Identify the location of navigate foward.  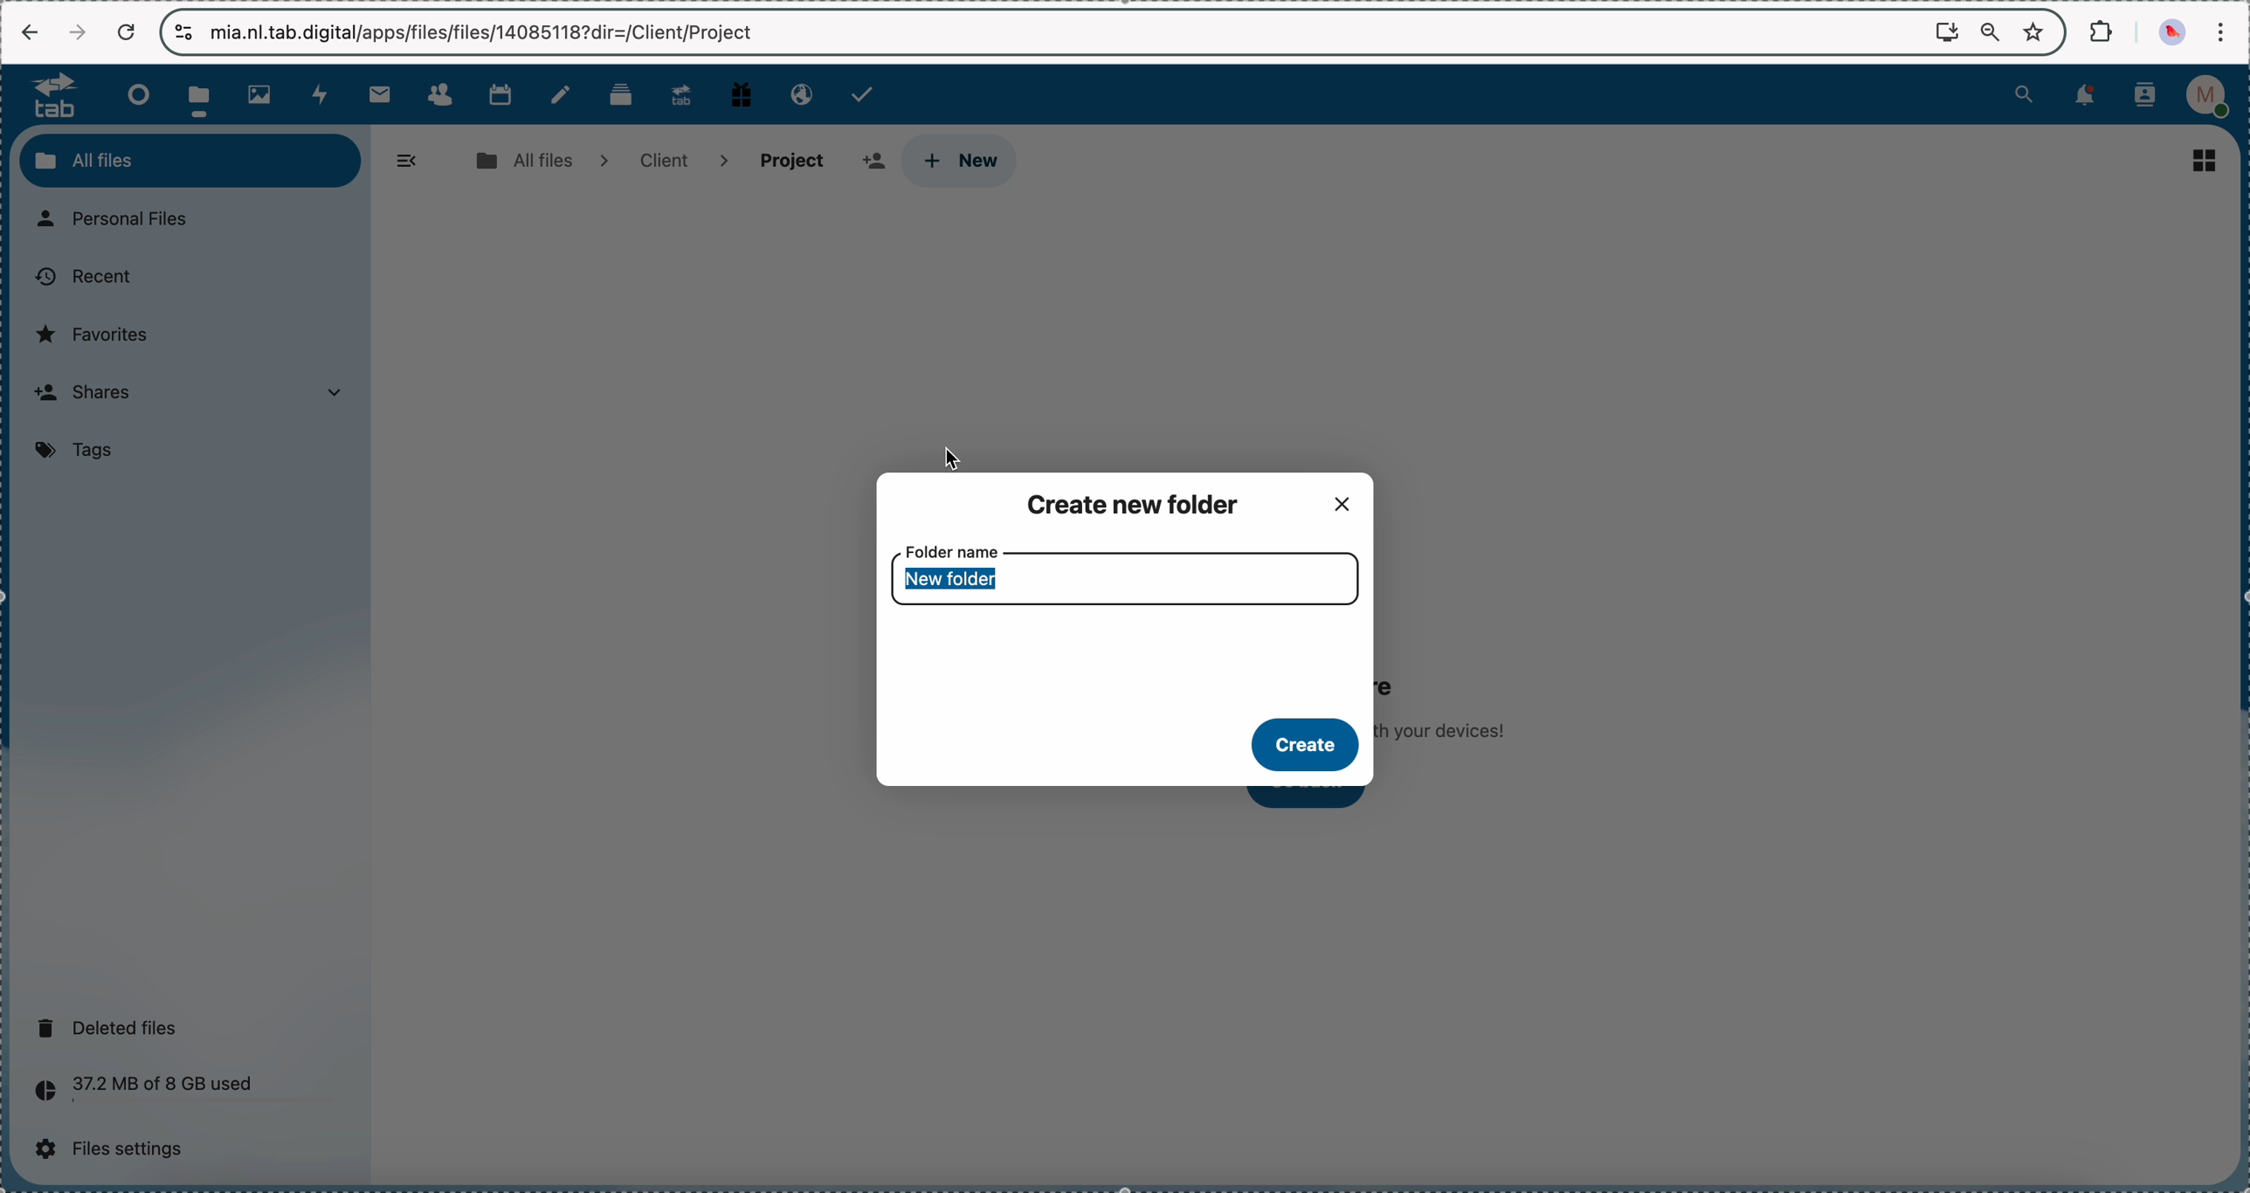
(77, 32).